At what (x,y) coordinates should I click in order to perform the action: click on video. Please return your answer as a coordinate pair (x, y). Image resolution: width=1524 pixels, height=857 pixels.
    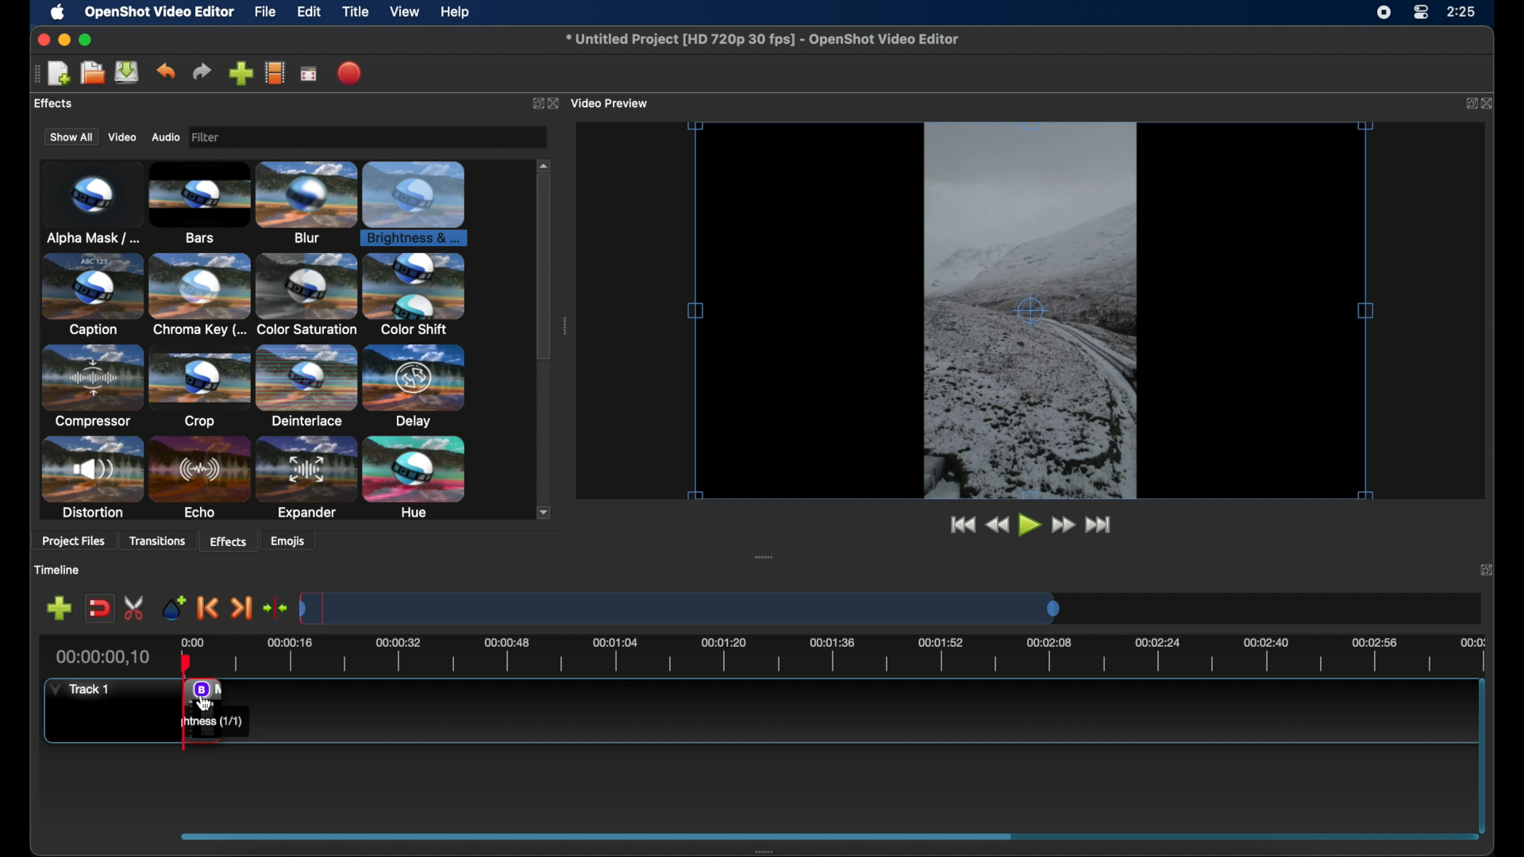
    Looking at the image, I should click on (122, 137).